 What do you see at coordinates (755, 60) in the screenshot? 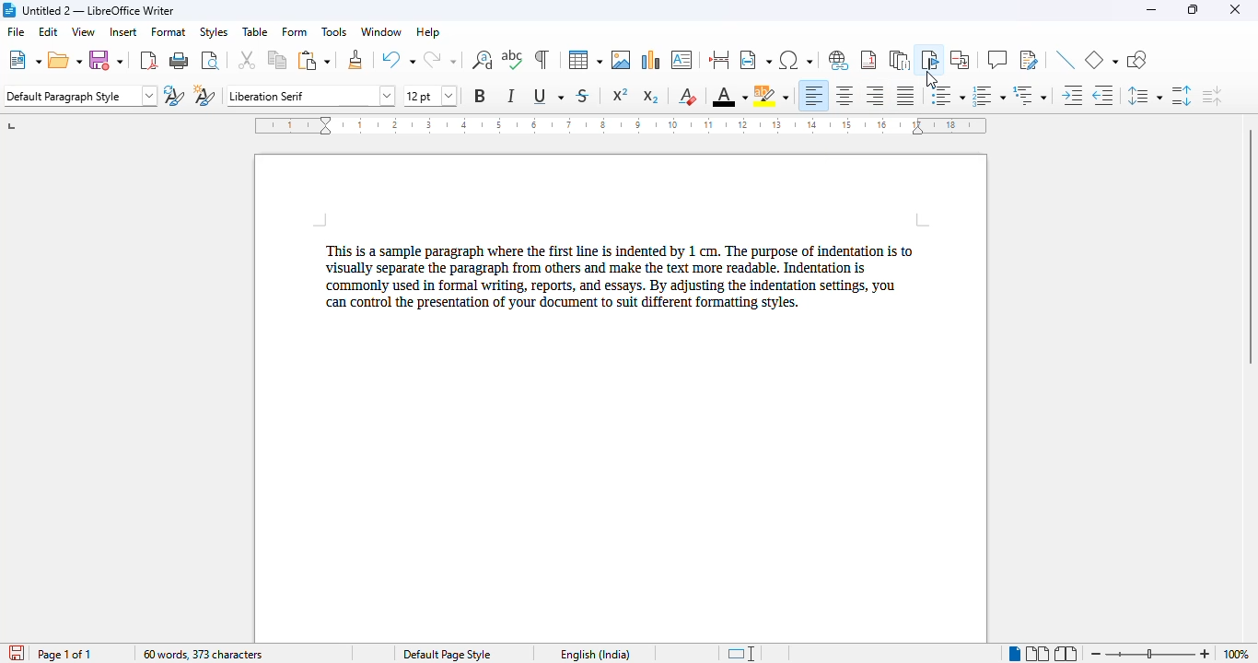
I see `insert field` at bounding box center [755, 60].